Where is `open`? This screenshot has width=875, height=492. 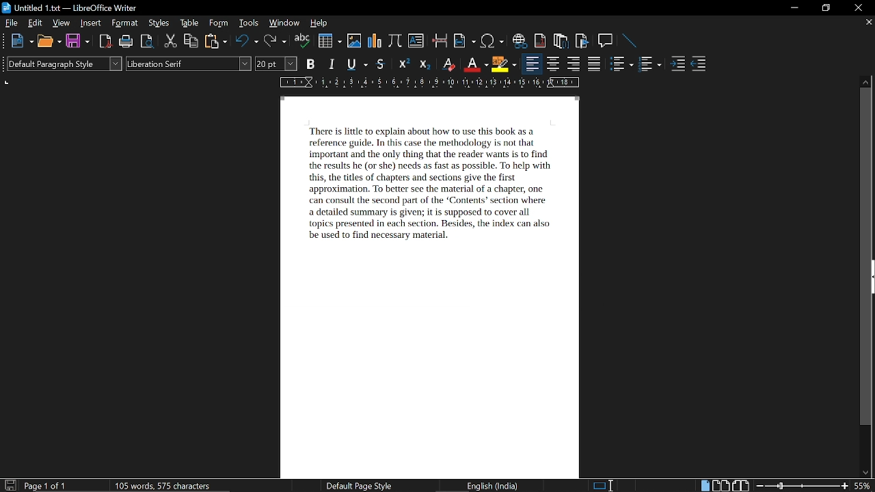
open is located at coordinates (48, 41).